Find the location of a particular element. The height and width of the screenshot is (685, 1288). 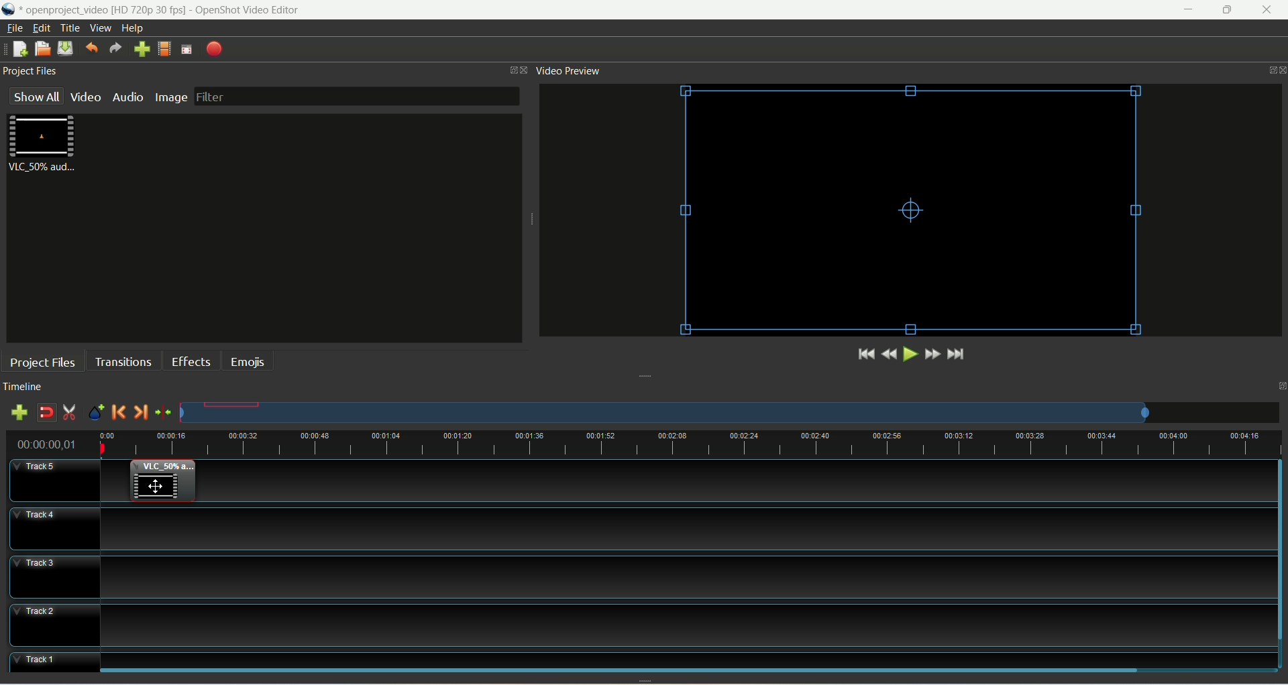

centre the timeline on playhead is located at coordinates (162, 412).